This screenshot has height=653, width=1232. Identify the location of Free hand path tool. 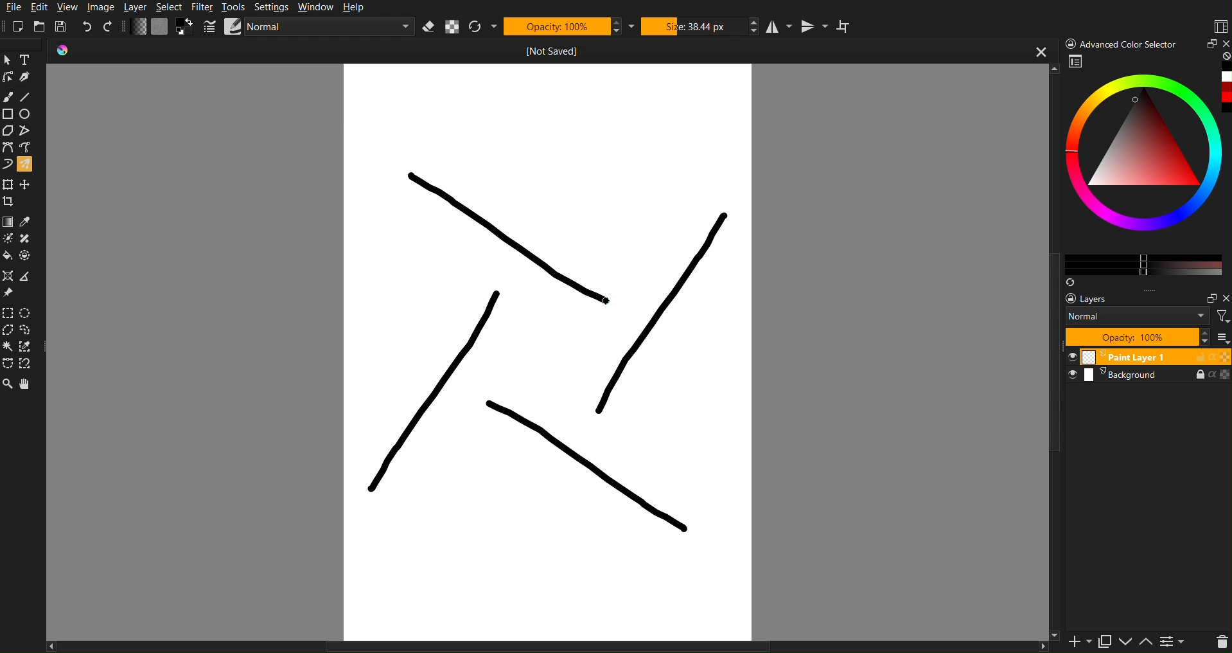
(25, 147).